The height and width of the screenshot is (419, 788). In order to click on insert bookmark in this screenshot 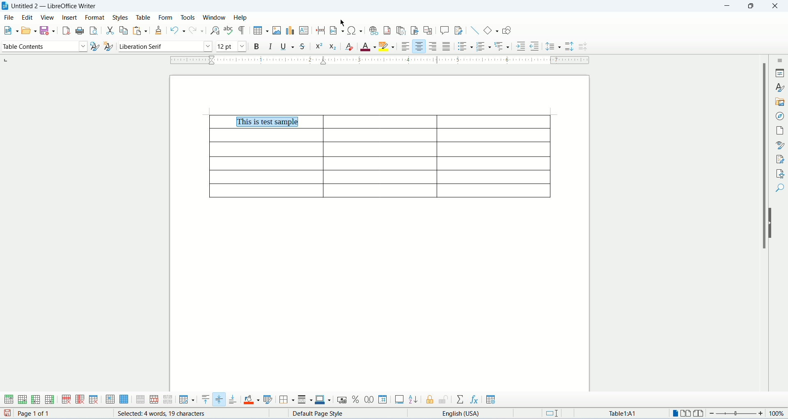, I will do `click(415, 29)`.